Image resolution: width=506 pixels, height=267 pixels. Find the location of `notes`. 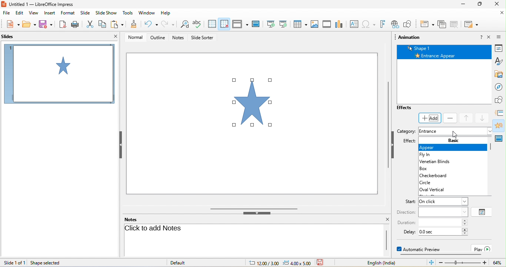

notes is located at coordinates (132, 219).